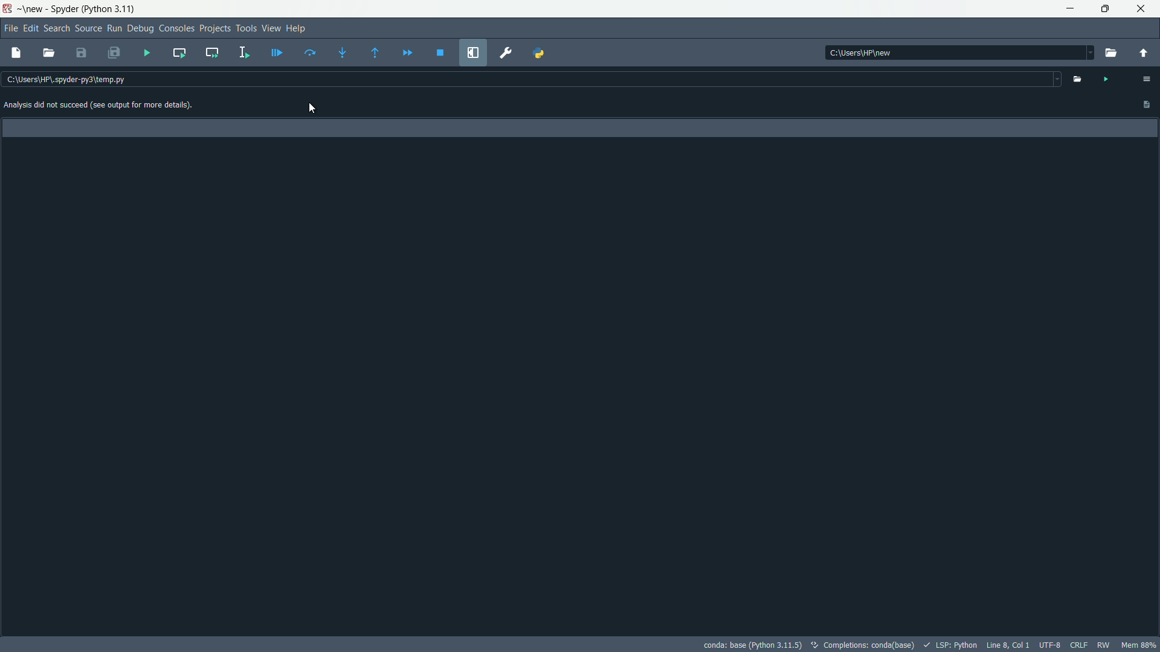  I want to click on run current cell and go to the next one, so click(212, 52).